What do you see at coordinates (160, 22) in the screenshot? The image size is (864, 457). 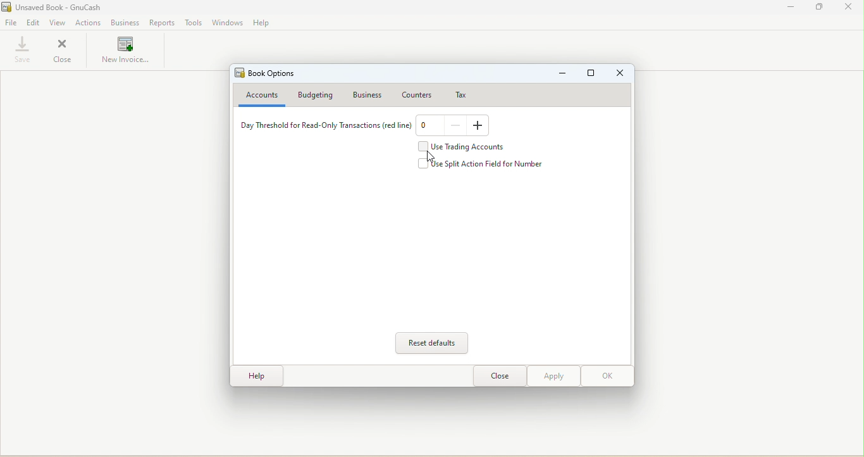 I see `Reports` at bounding box center [160, 22].